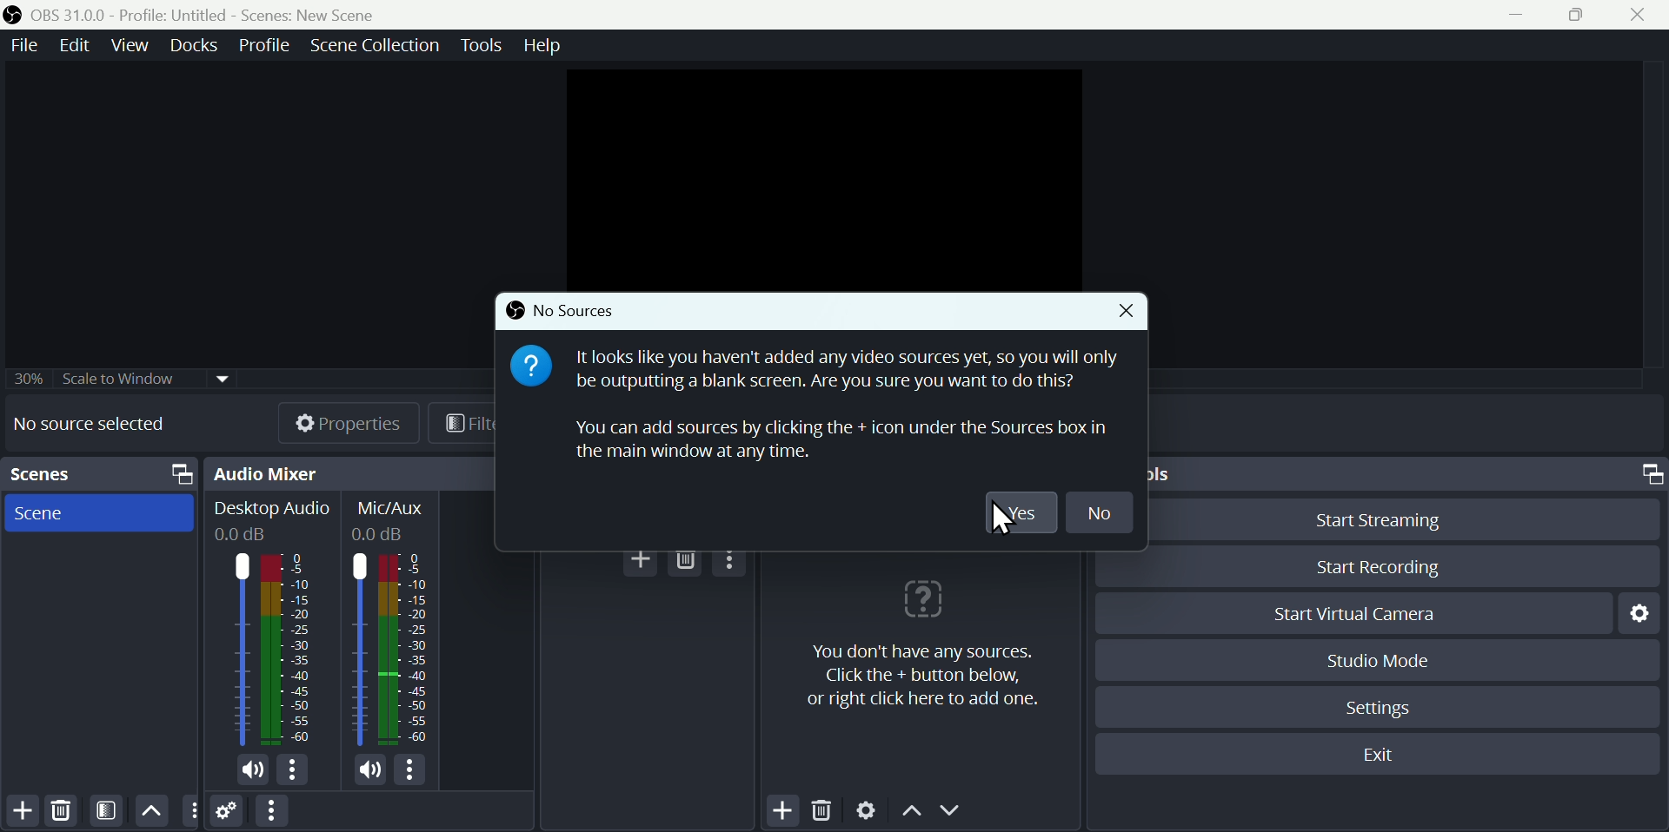  I want to click on add, so click(22, 811).